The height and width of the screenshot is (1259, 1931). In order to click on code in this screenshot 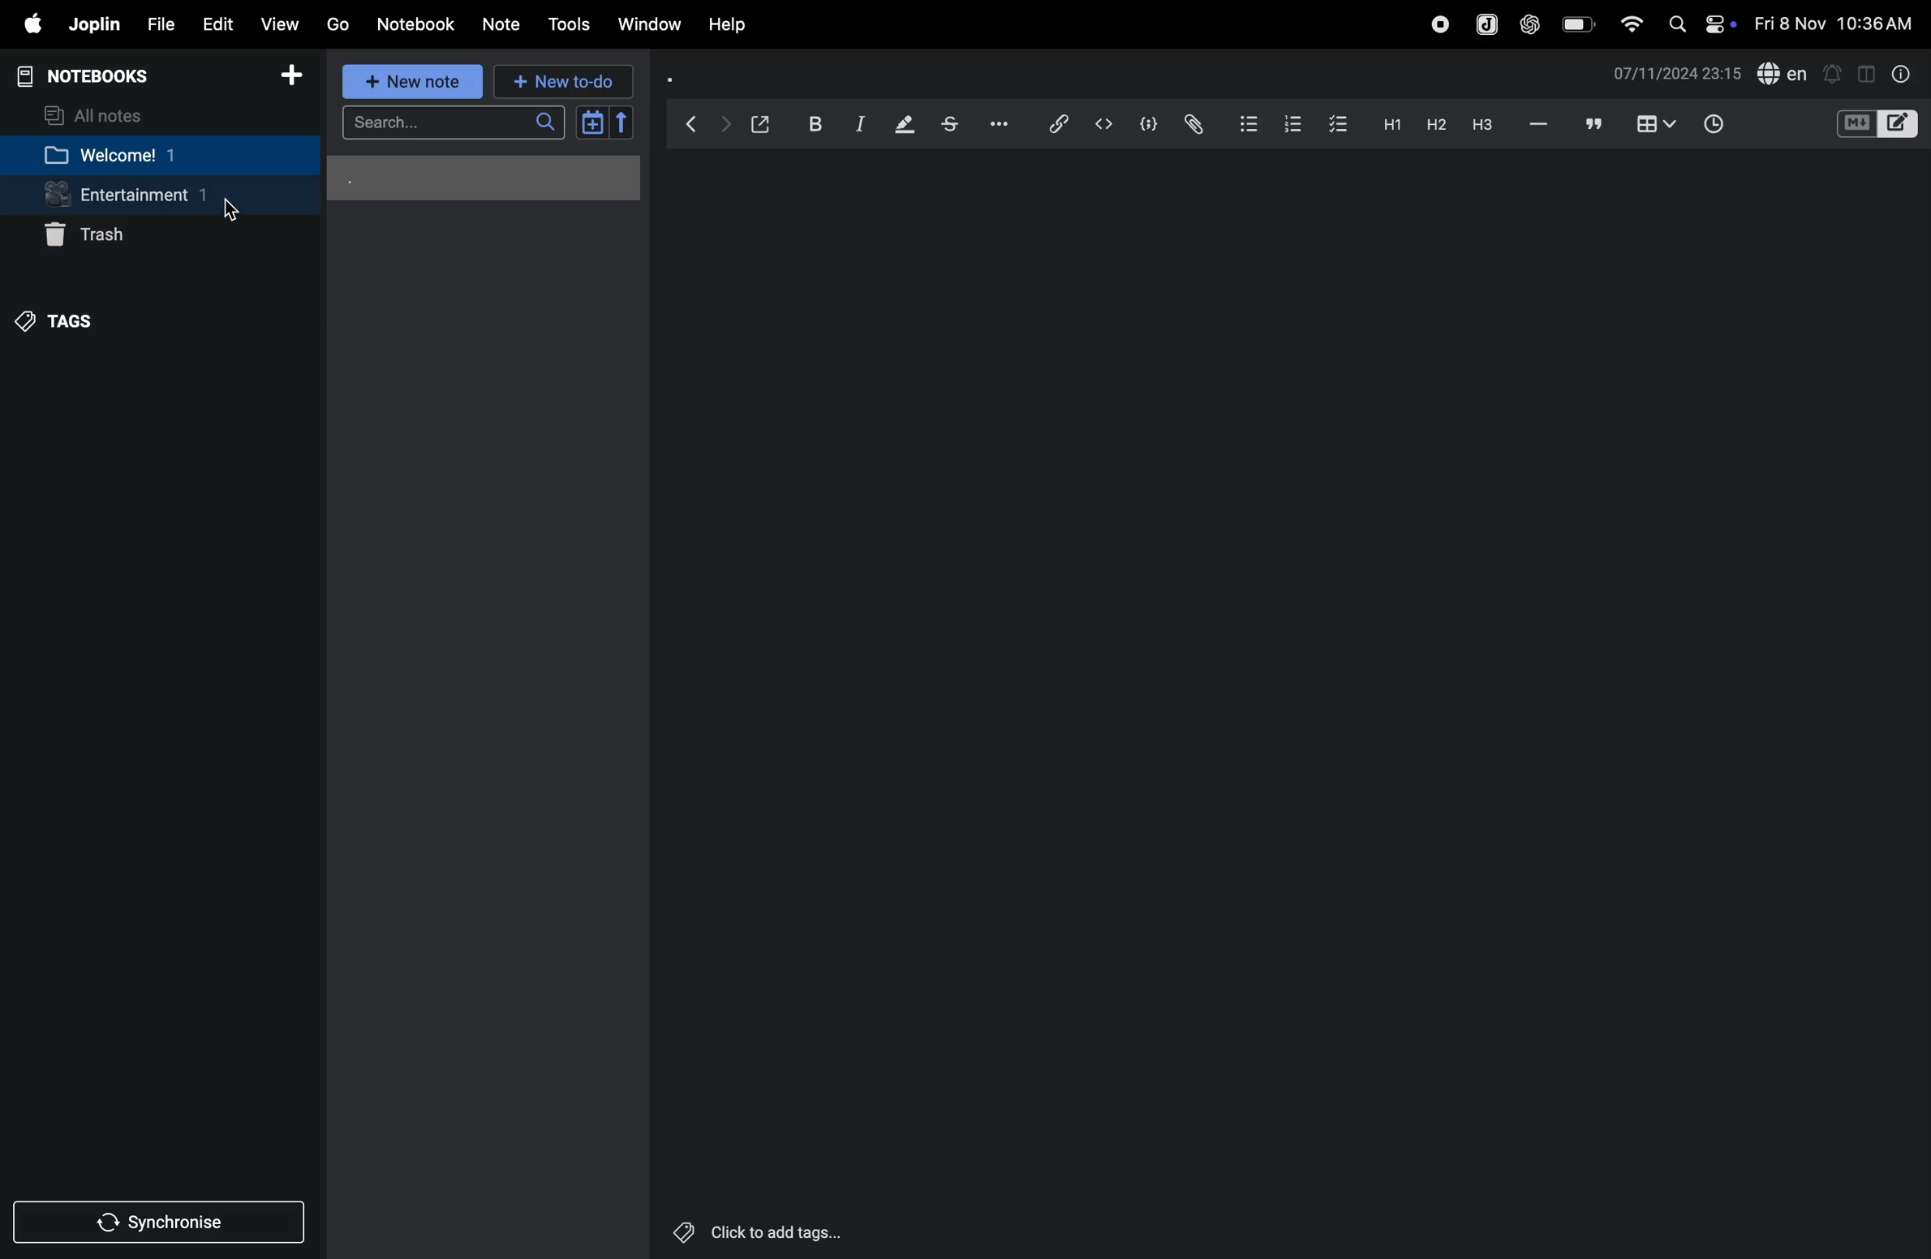, I will do `click(1142, 124)`.